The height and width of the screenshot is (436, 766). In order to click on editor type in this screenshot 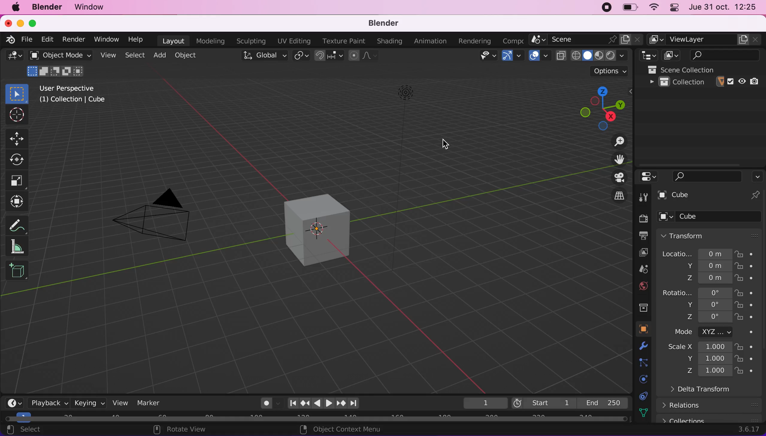, I will do `click(13, 58)`.